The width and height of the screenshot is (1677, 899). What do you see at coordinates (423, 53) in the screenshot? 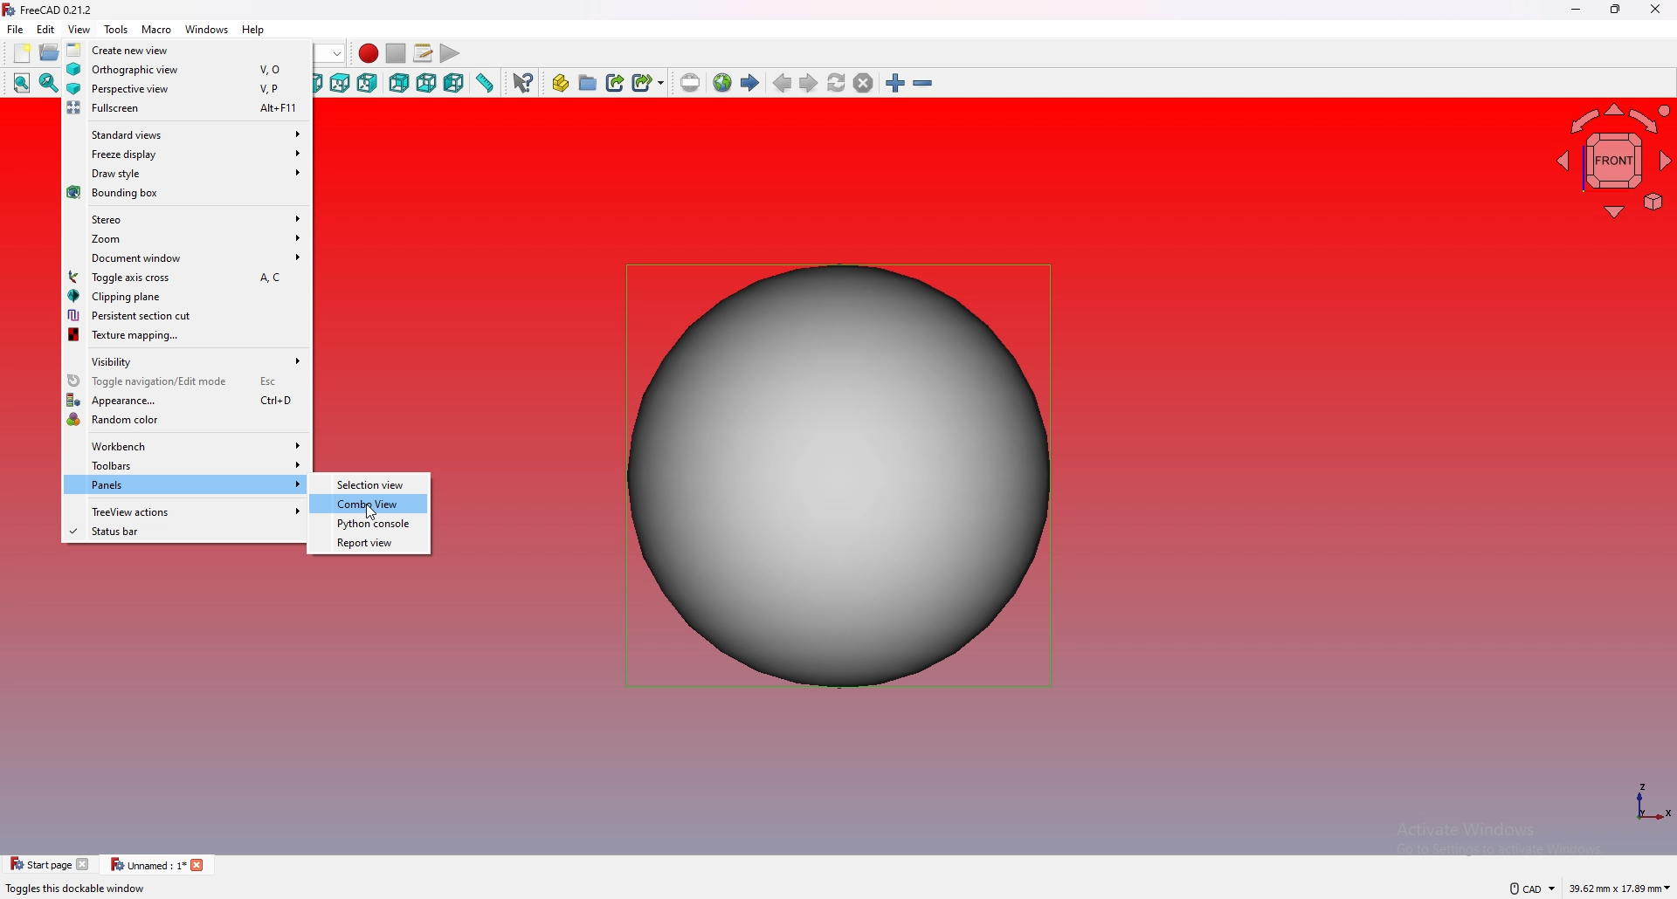
I see `macros` at bounding box center [423, 53].